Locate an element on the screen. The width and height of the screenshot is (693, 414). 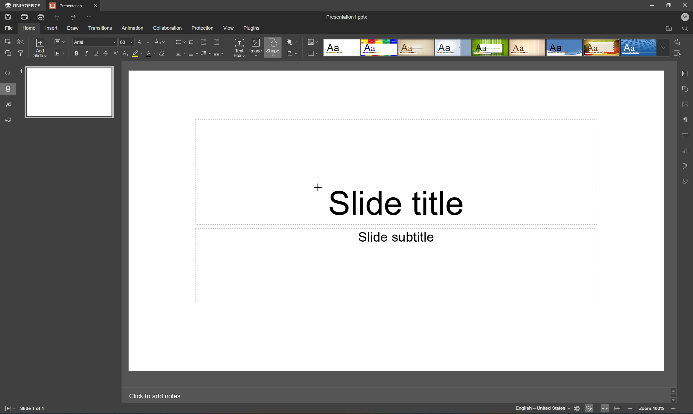
Home is located at coordinates (29, 28).